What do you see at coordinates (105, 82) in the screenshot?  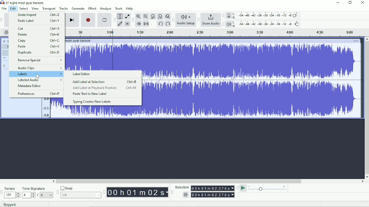 I see `Add Label at Selection` at bounding box center [105, 82].